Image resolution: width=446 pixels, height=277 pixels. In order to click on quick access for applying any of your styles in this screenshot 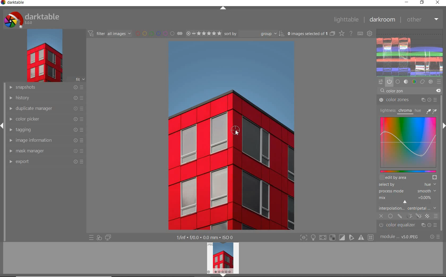, I will do `click(99, 237)`.